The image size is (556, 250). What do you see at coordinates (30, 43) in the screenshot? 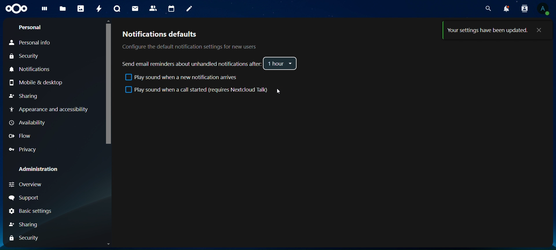
I see `Personal Info` at bounding box center [30, 43].